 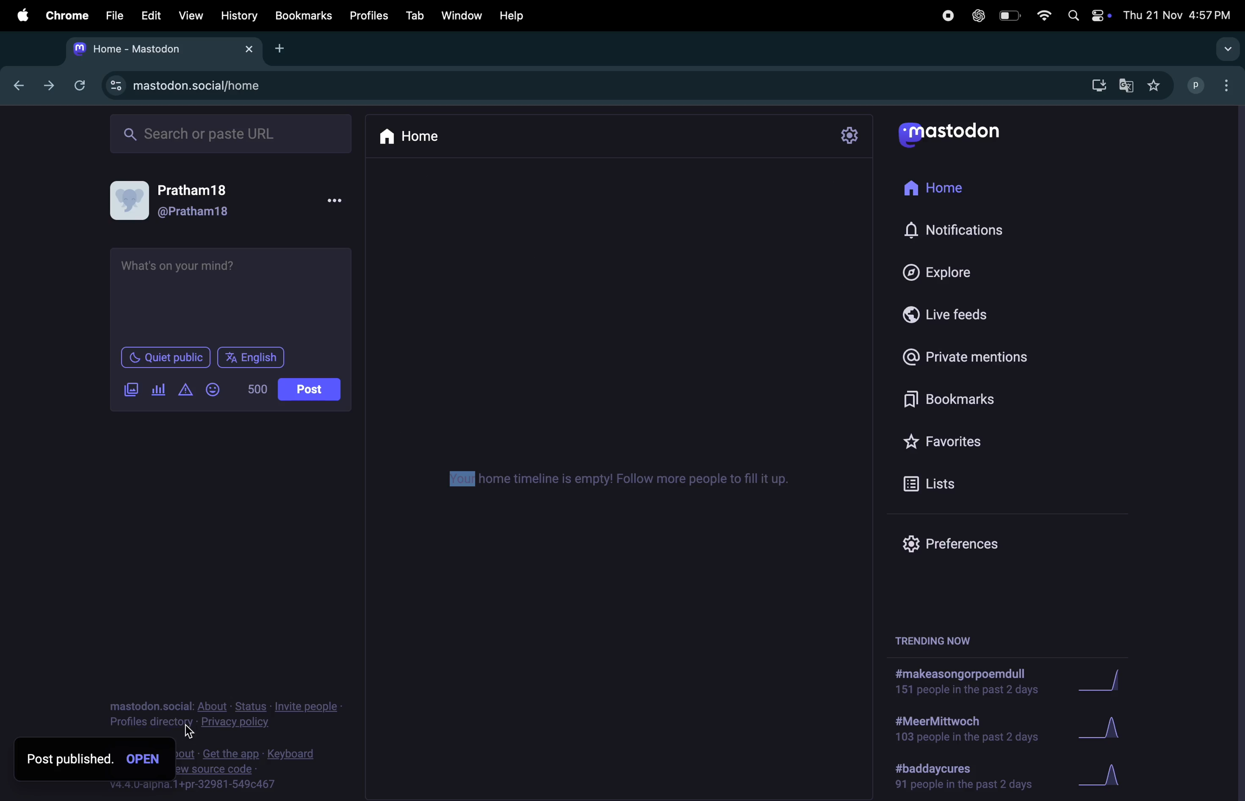 What do you see at coordinates (976, 15) in the screenshot?
I see `chatgpt` at bounding box center [976, 15].